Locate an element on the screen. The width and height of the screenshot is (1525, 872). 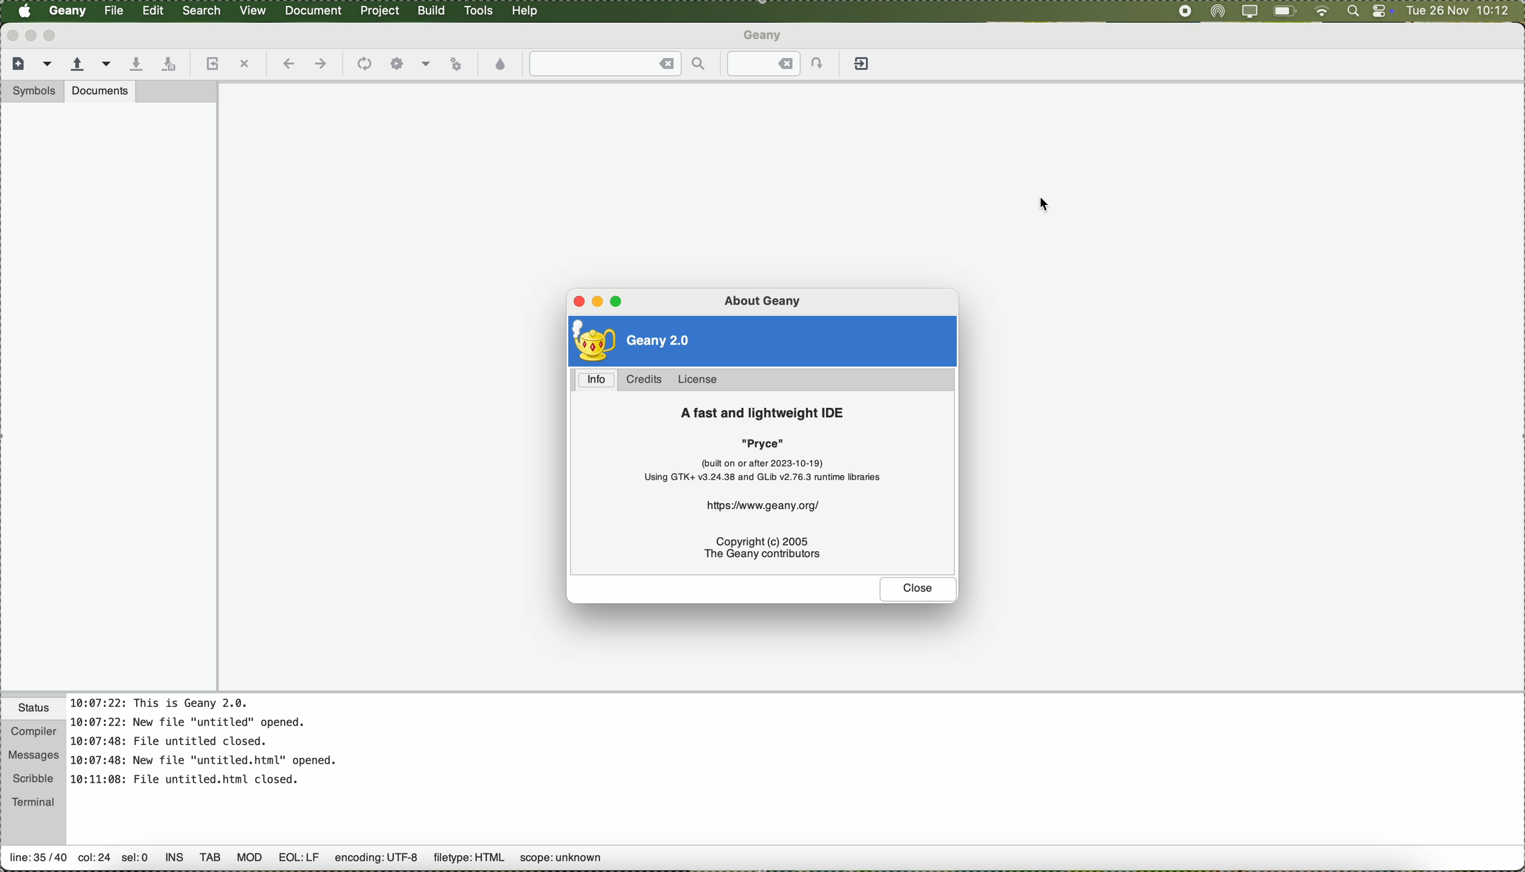
line 35/40 is located at coordinates (38, 860).